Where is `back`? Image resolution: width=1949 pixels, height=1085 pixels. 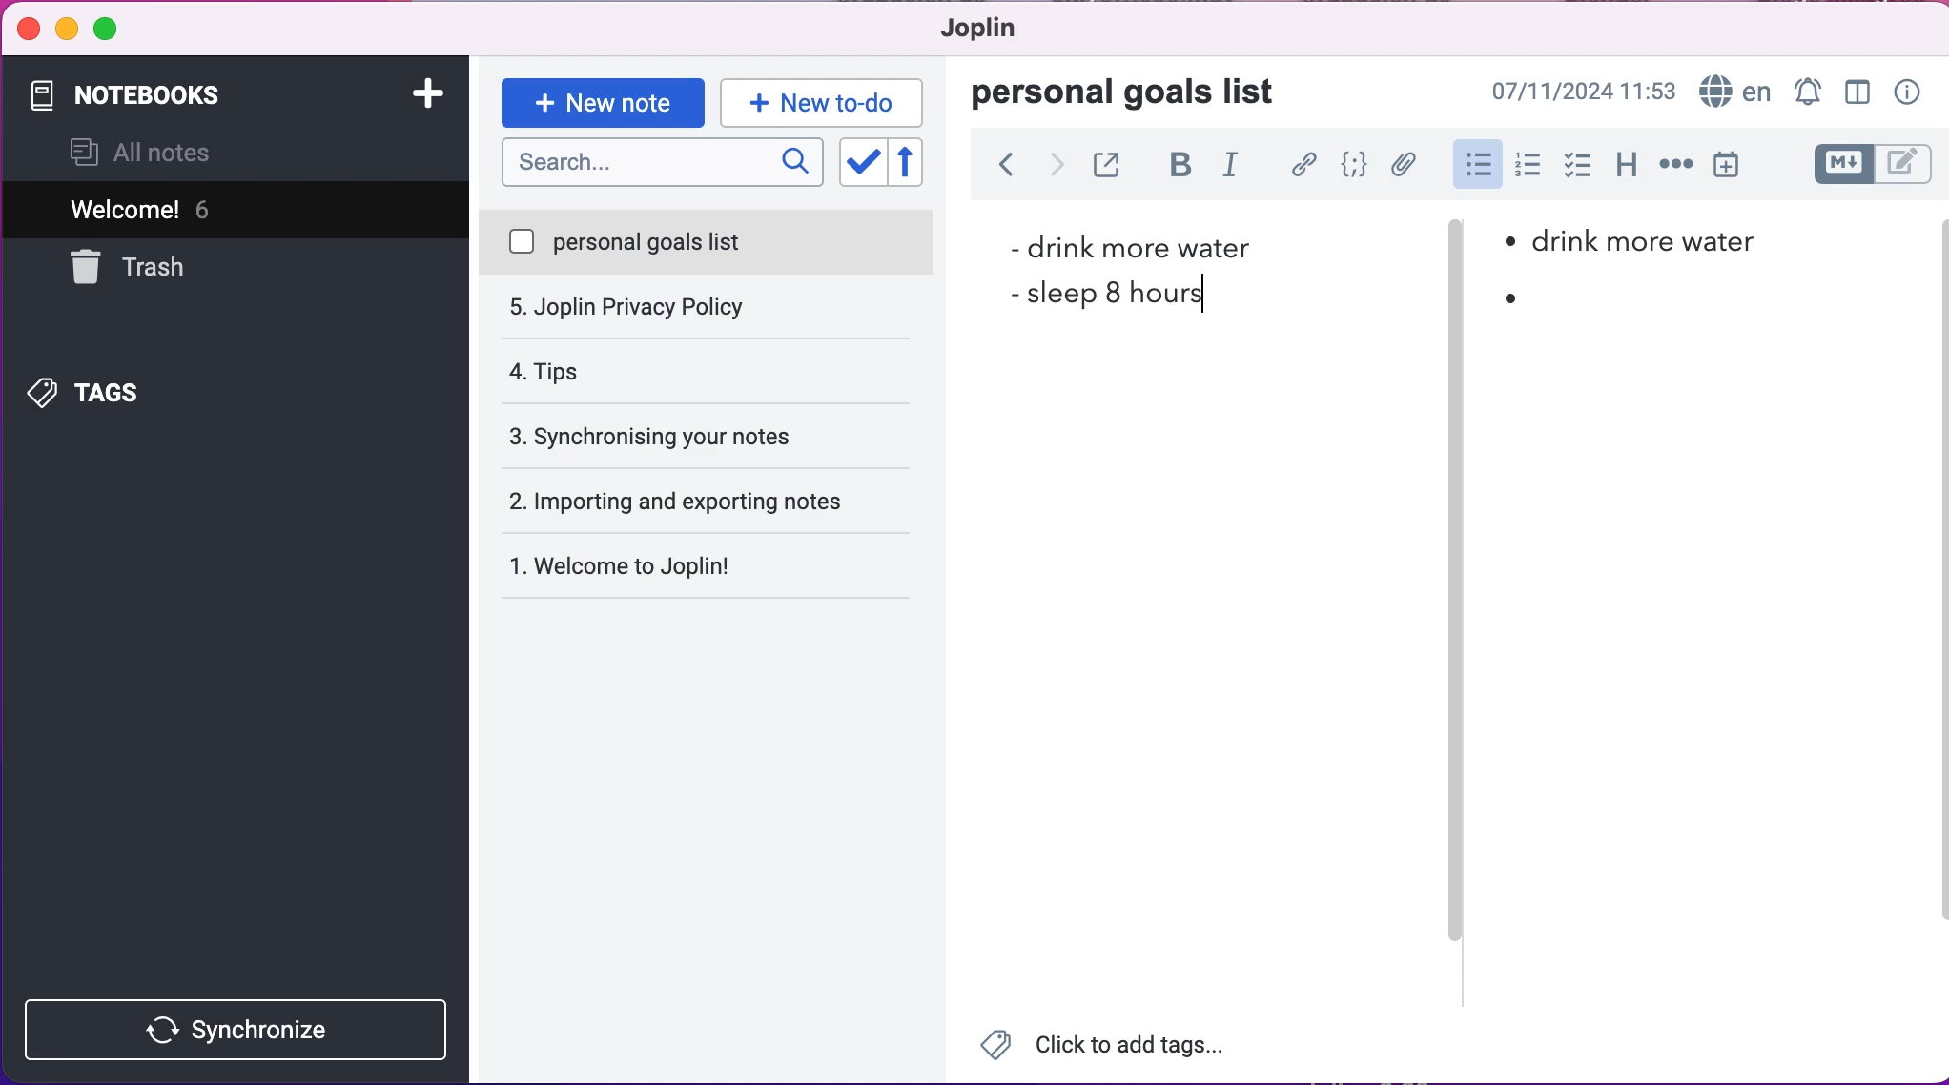 back is located at coordinates (1006, 168).